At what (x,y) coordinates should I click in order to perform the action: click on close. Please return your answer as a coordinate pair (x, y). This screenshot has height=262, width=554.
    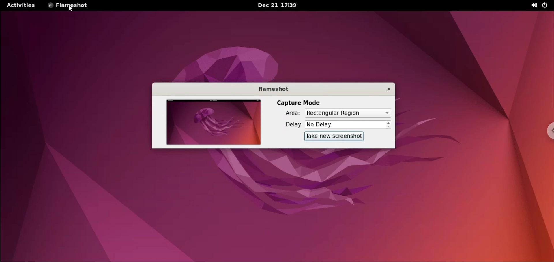
    Looking at the image, I should click on (385, 88).